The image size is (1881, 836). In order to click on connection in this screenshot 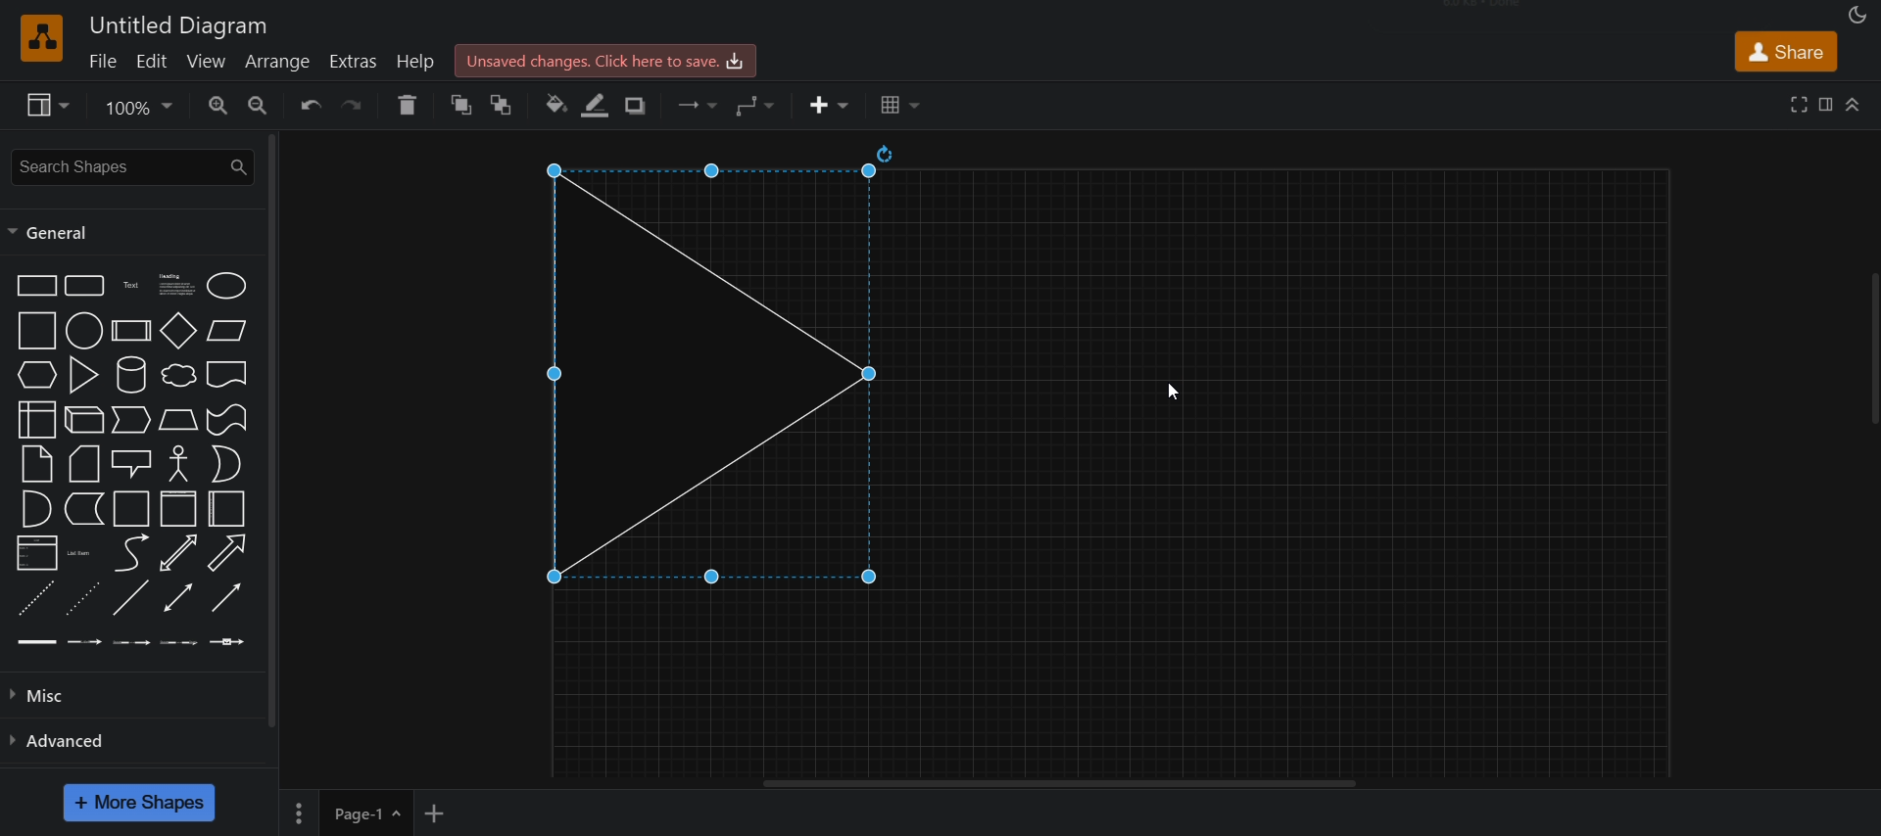, I will do `click(697, 105)`.